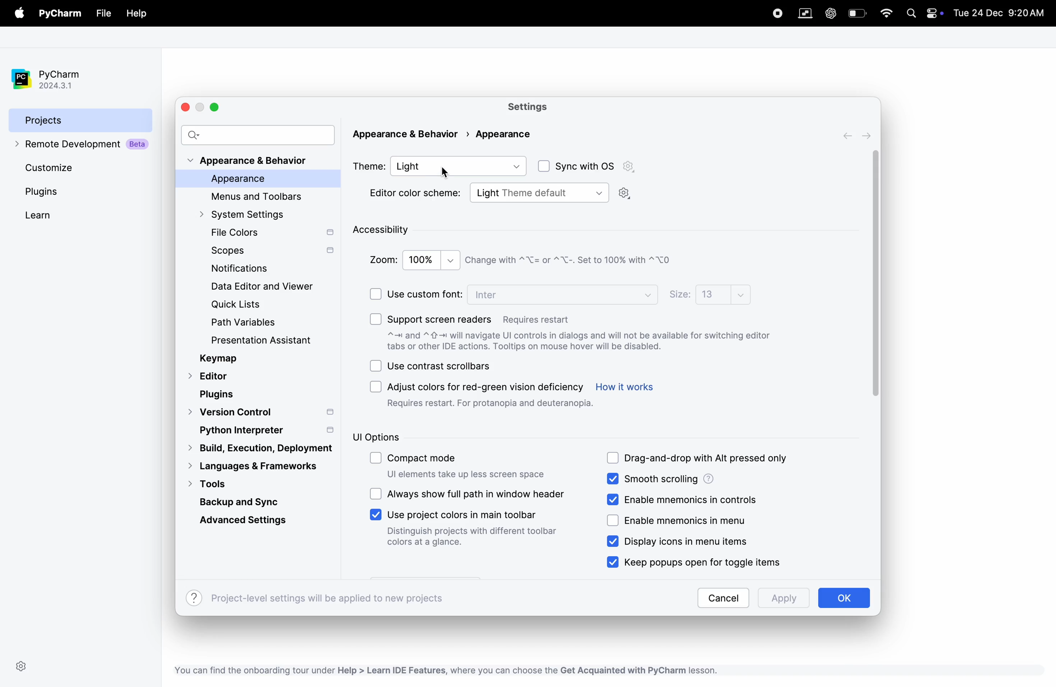  What do you see at coordinates (691, 498) in the screenshot?
I see `enable memonics` at bounding box center [691, 498].